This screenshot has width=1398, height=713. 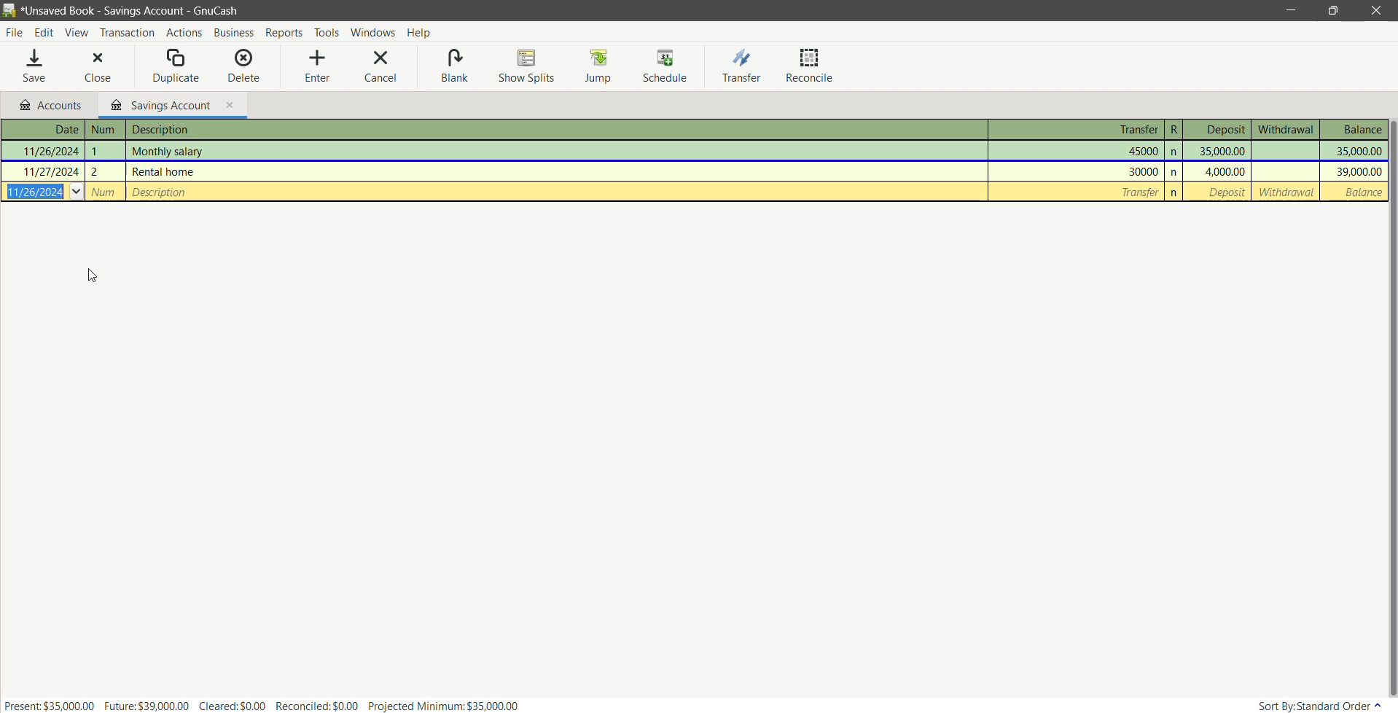 I want to click on Delete, so click(x=244, y=63).